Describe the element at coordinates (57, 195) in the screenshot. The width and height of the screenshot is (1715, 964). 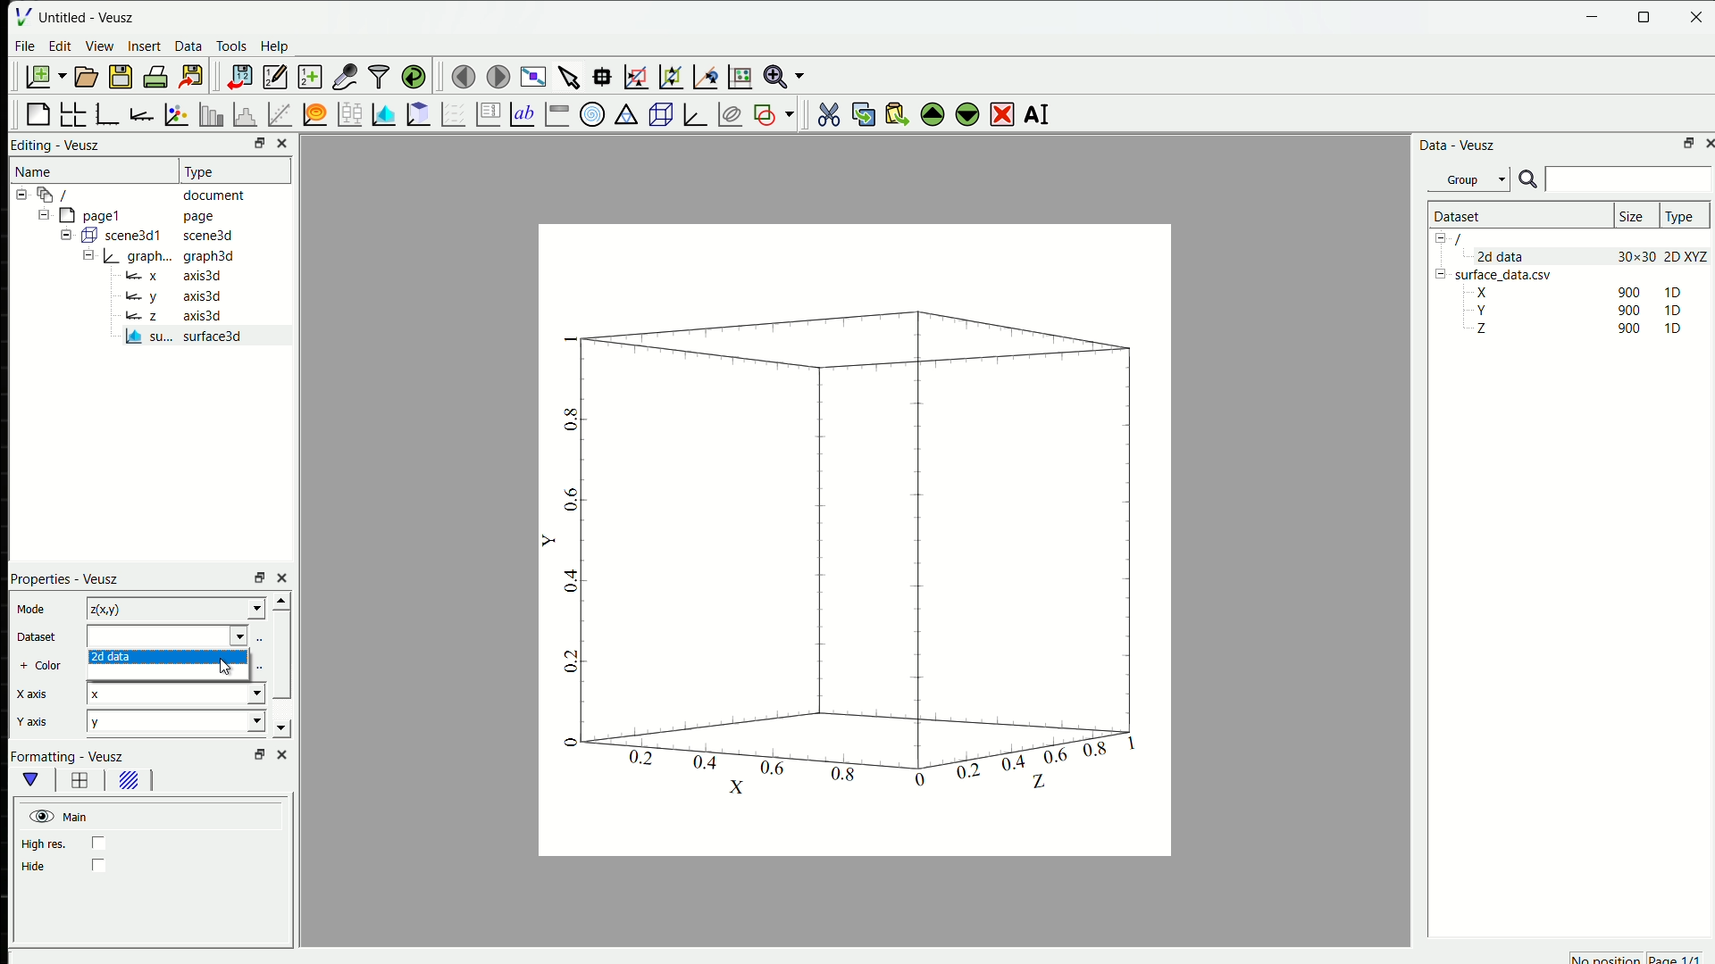
I see `/` at that location.